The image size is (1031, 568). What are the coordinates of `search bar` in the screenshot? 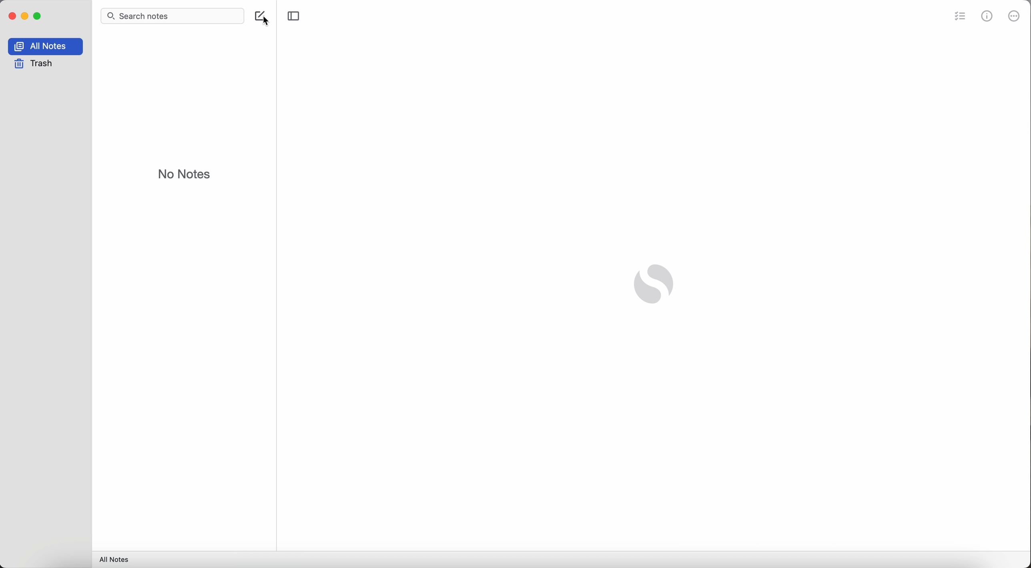 It's located at (171, 16).